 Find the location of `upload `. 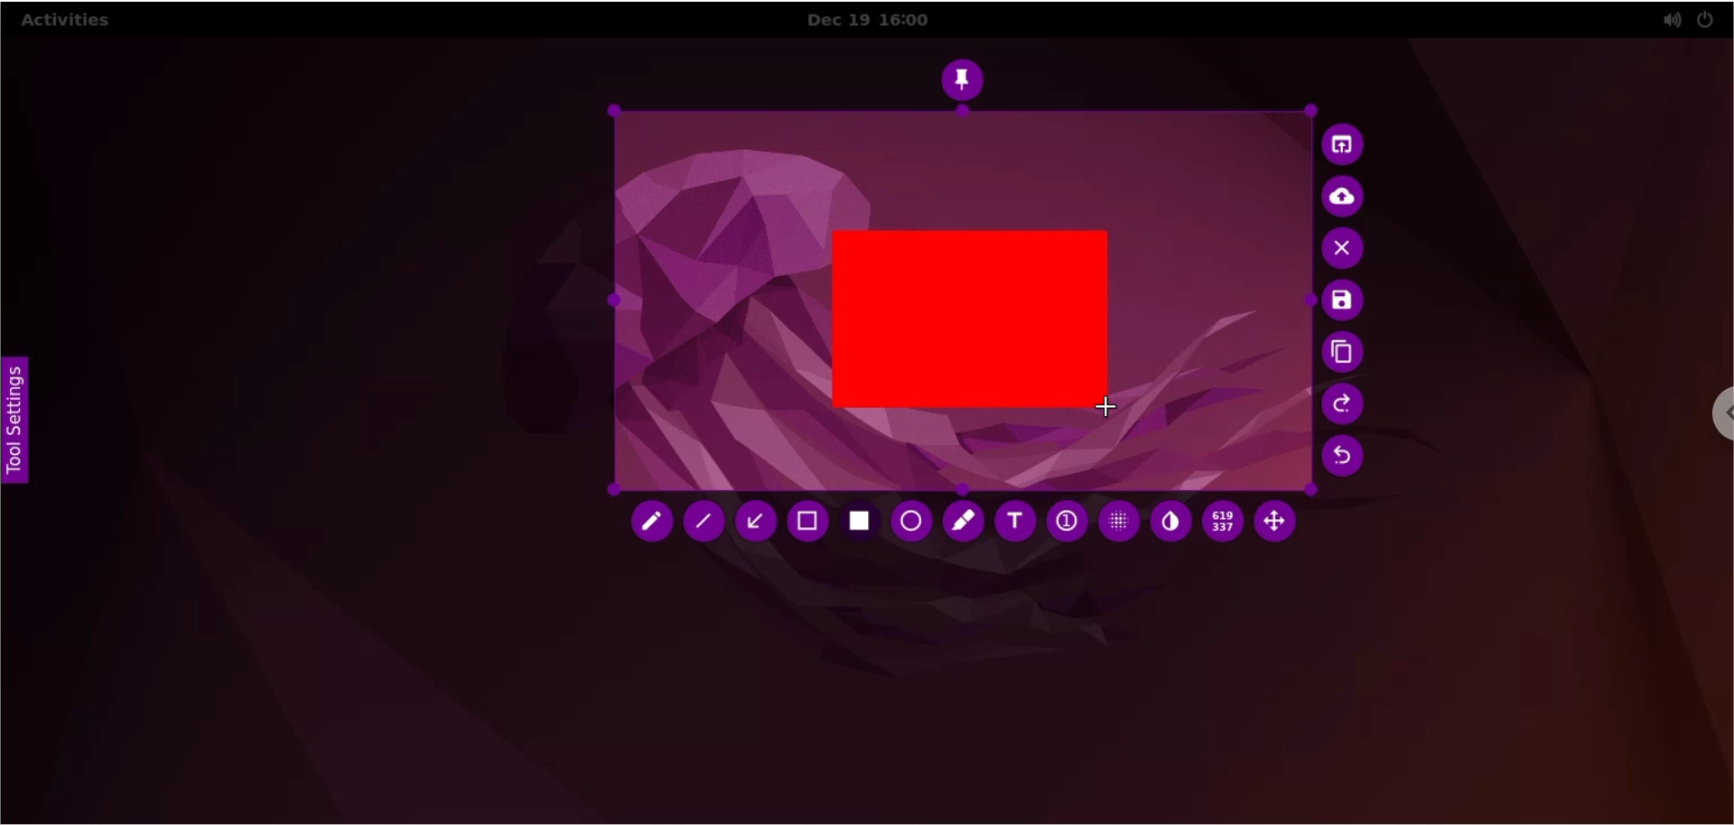

upload  is located at coordinates (1350, 197).